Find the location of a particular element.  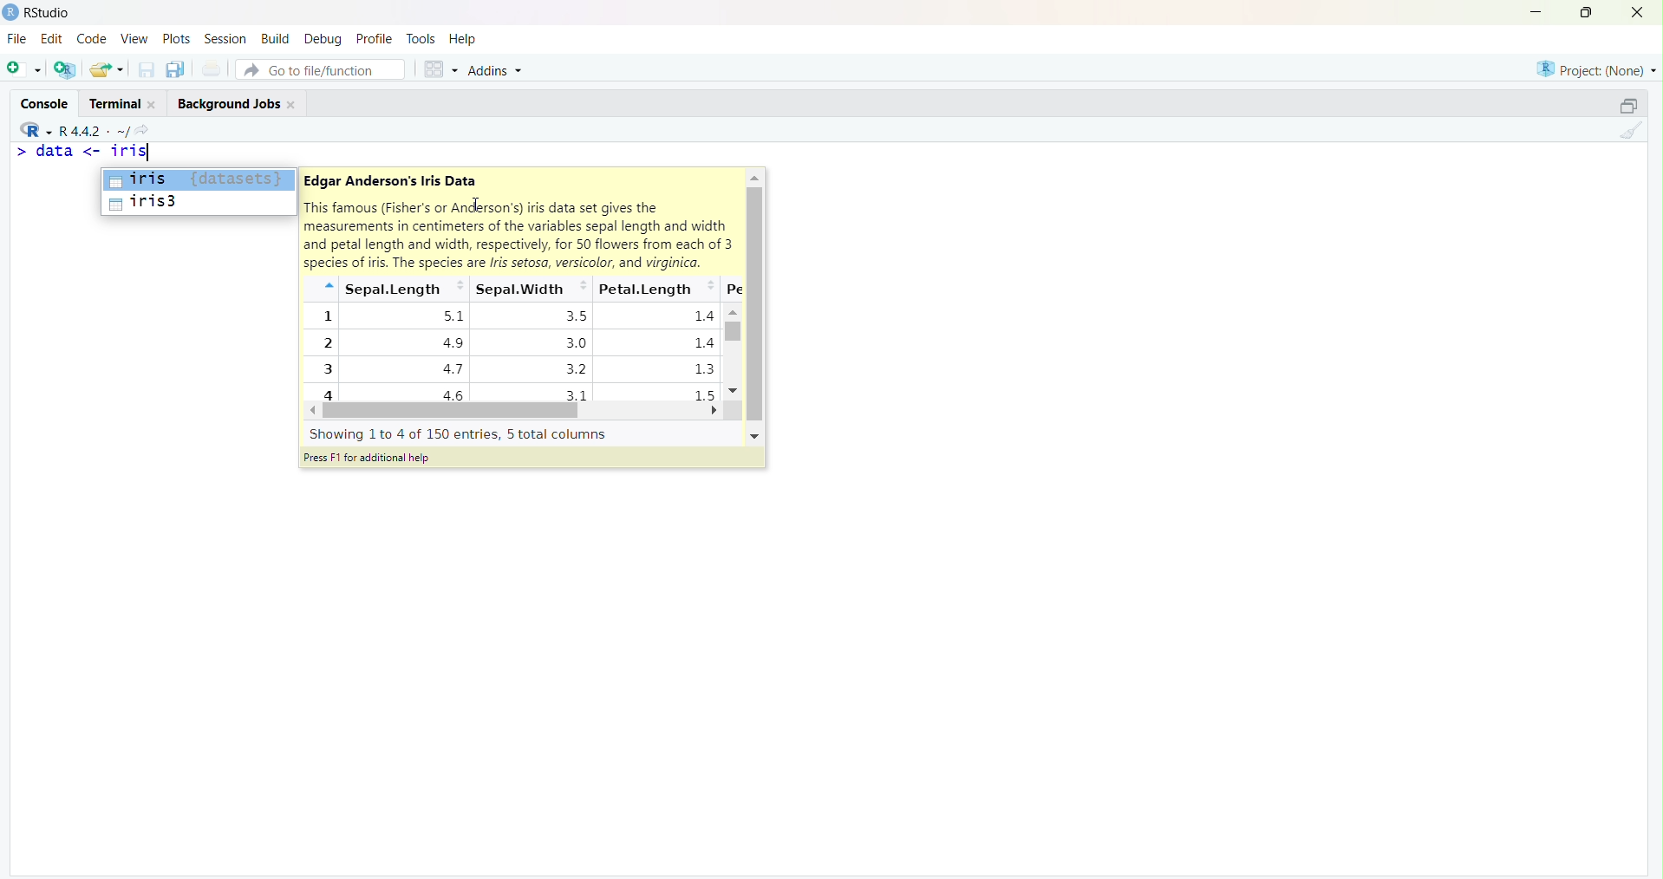

Down is located at coordinates (729, 392).